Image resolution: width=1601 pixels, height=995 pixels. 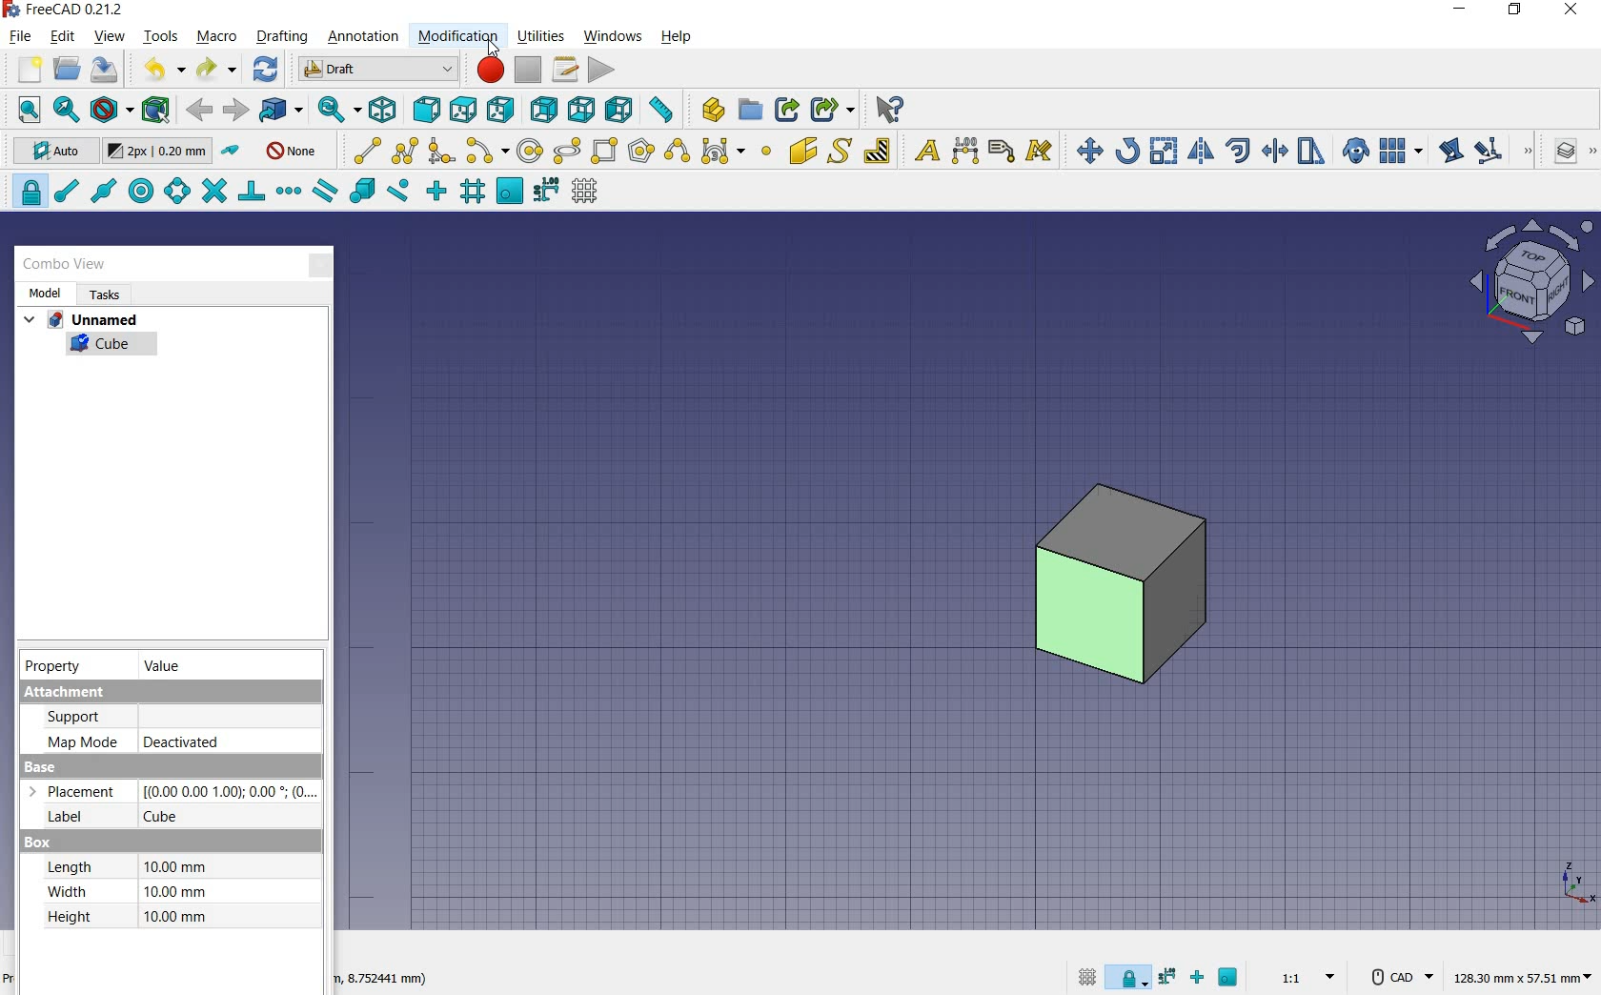 What do you see at coordinates (750, 111) in the screenshot?
I see `create group` at bounding box center [750, 111].